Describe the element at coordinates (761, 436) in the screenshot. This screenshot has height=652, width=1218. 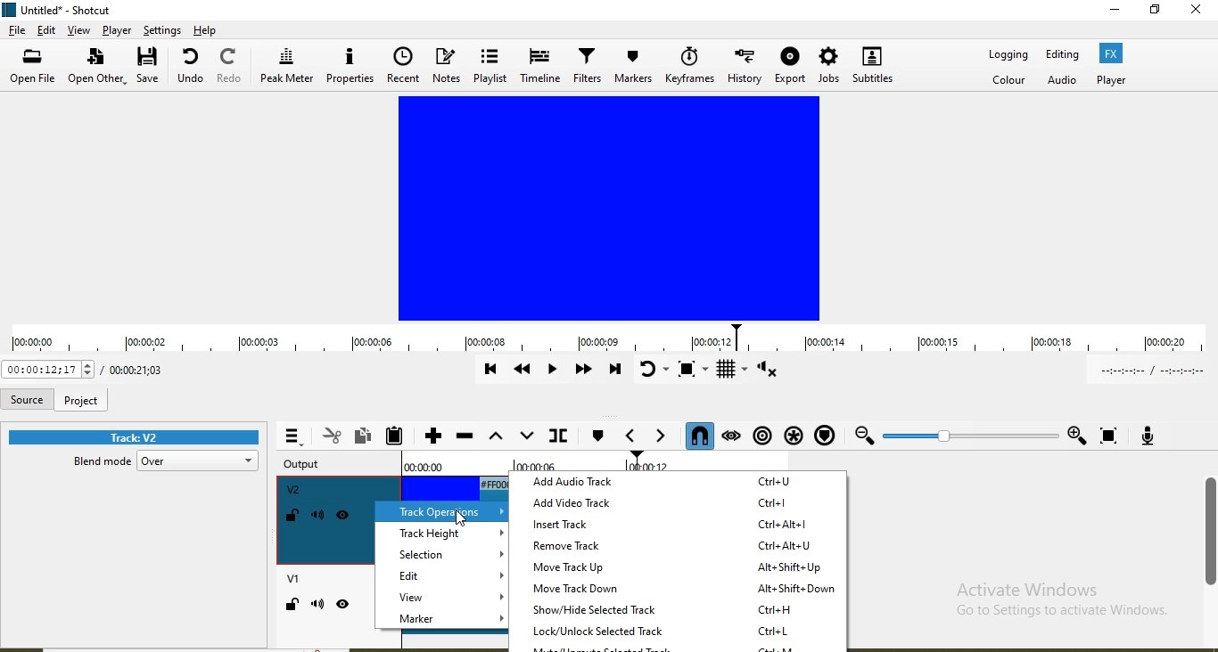
I see `Ripple` at that location.